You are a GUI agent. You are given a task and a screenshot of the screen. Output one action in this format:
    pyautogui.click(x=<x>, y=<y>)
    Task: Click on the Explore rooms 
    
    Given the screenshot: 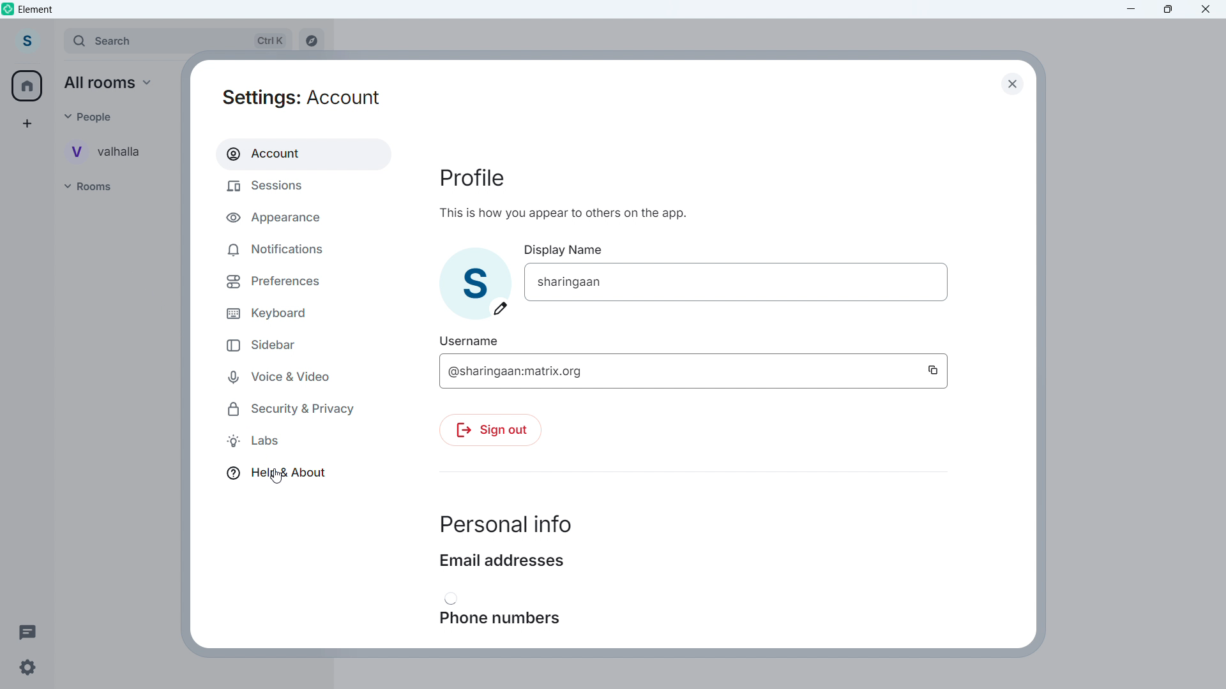 What is the action you would take?
    pyautogui.click(x=310, y=42)
    